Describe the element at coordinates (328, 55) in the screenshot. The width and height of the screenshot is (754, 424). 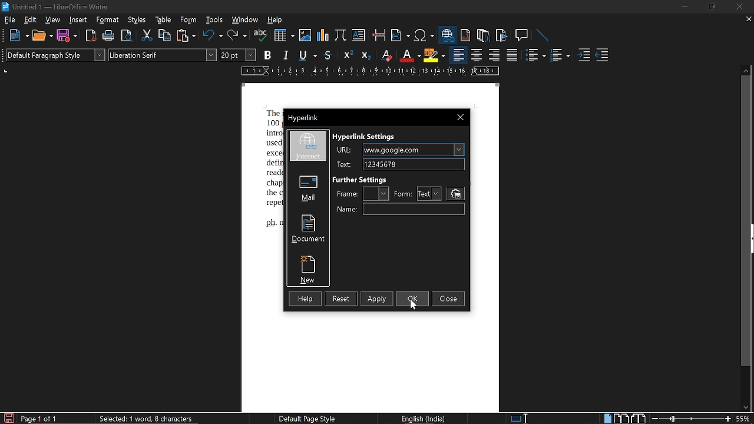
I see `strikethrough` at that location.